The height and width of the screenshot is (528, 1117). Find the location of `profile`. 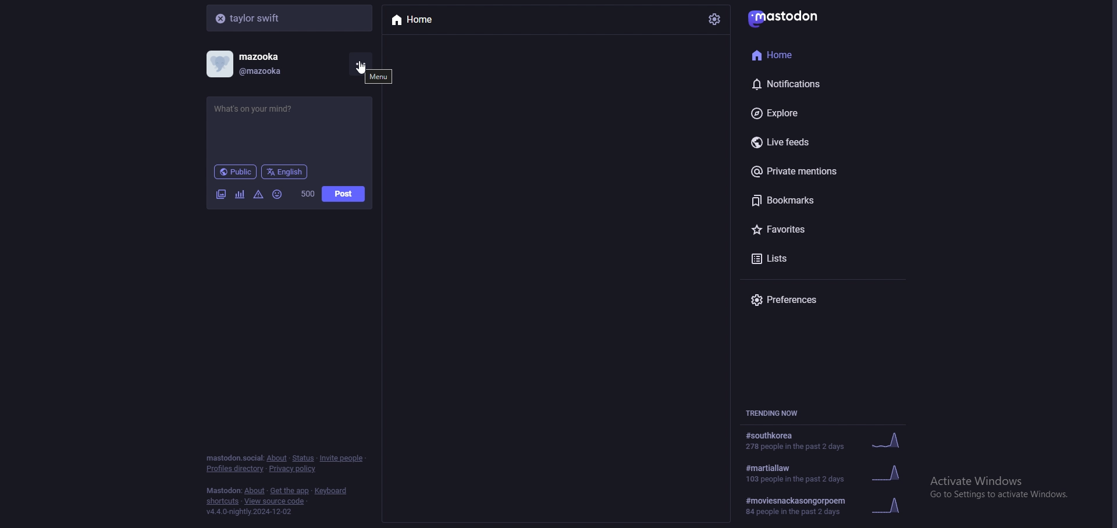

profile is located at coordinates (251, 64).